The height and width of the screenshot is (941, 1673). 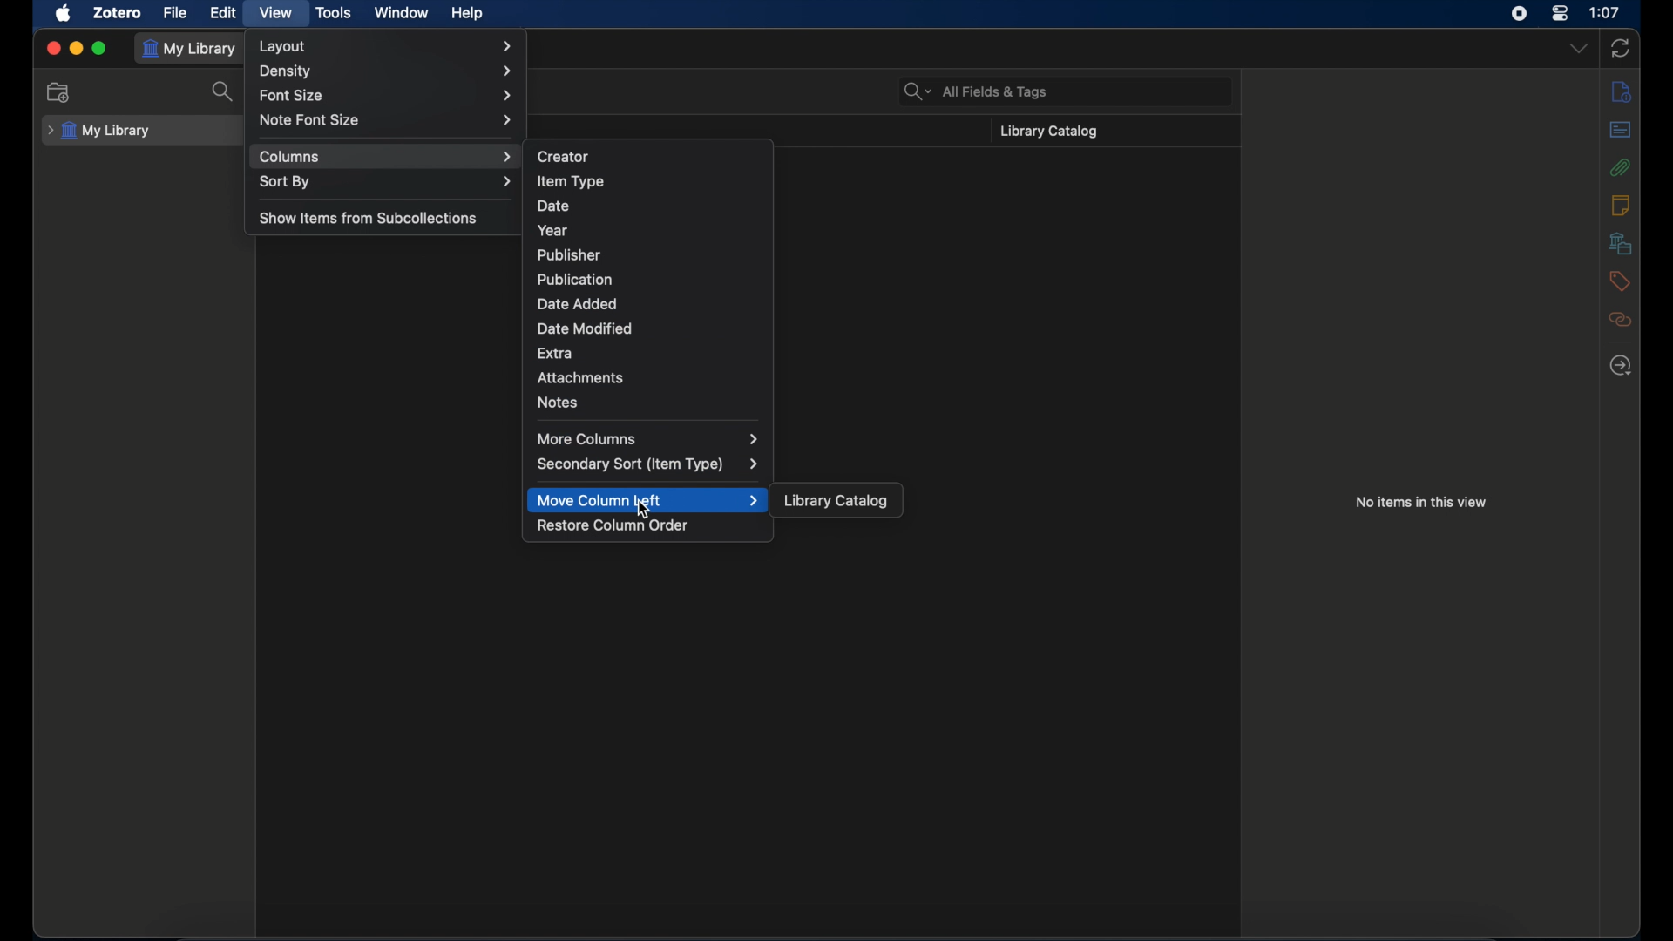 I want to click on date added, so click(x=577, y=303).